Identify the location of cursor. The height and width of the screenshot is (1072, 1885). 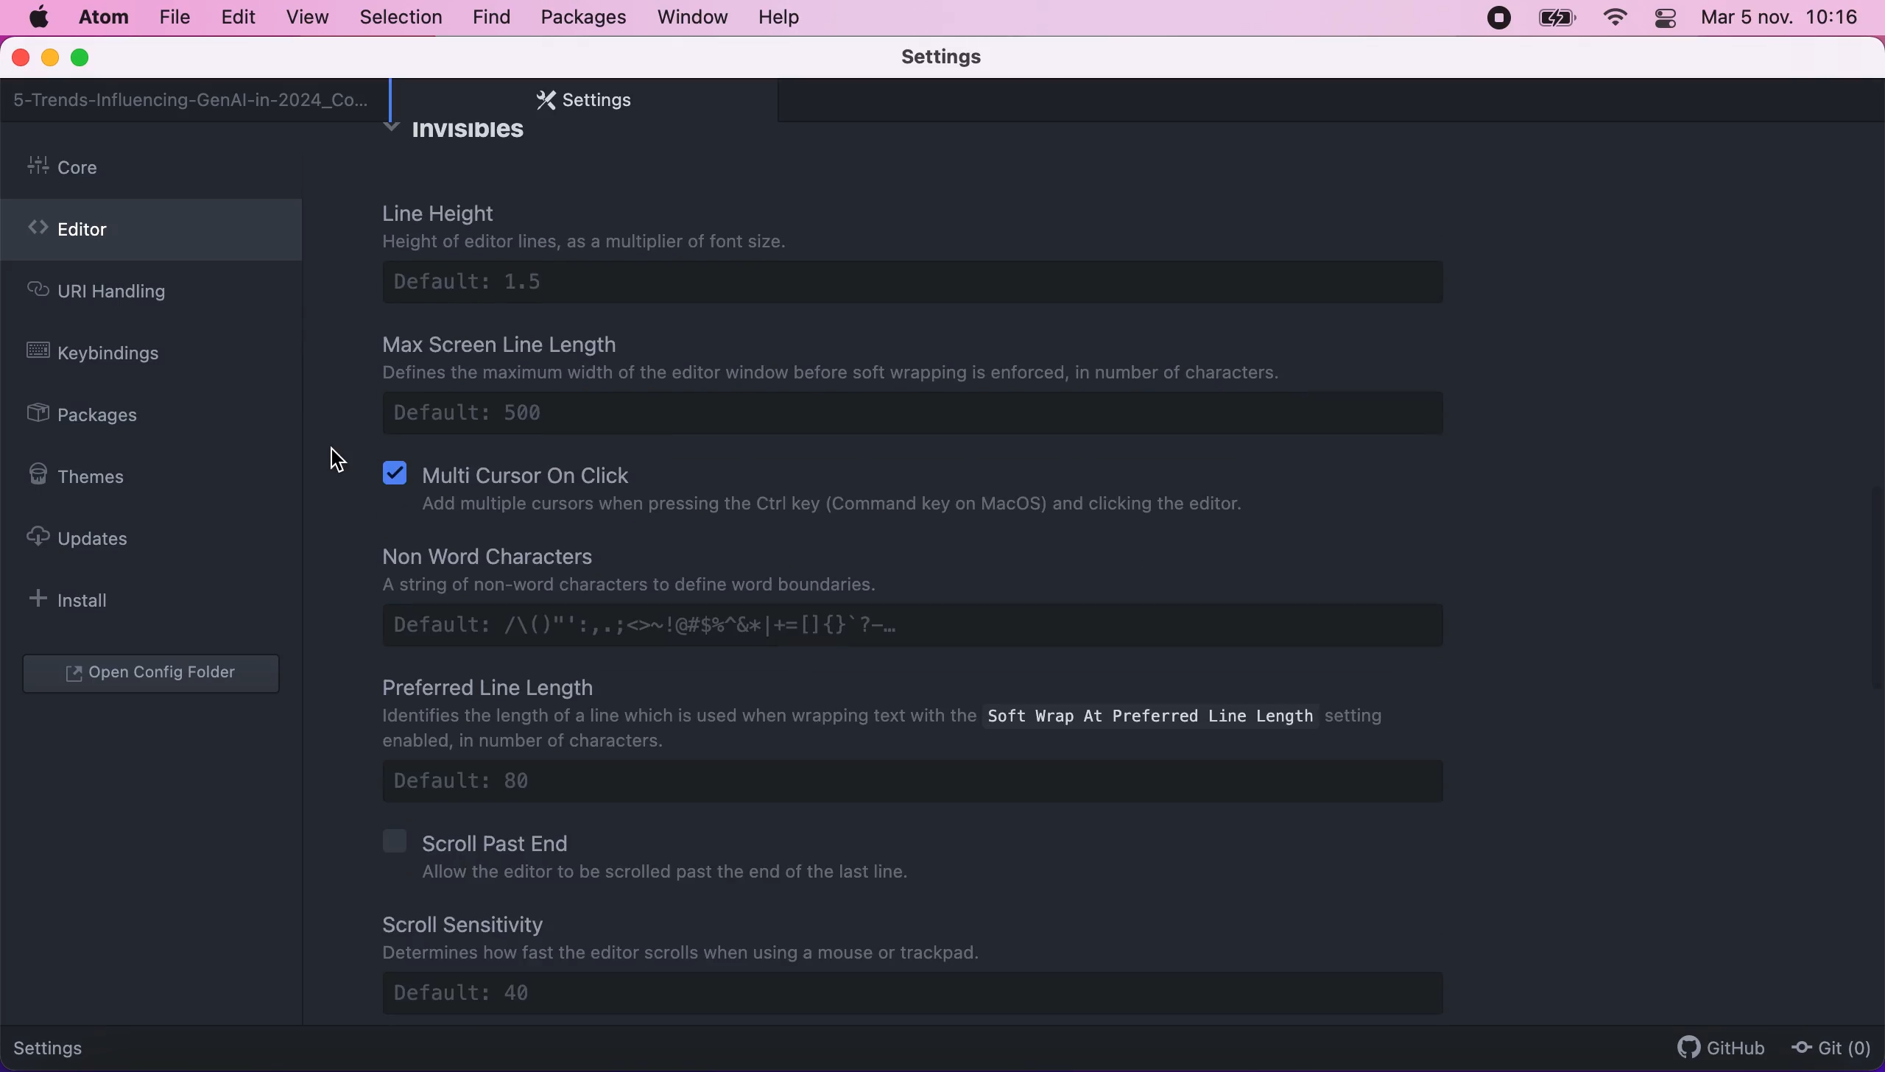
(329, 459).